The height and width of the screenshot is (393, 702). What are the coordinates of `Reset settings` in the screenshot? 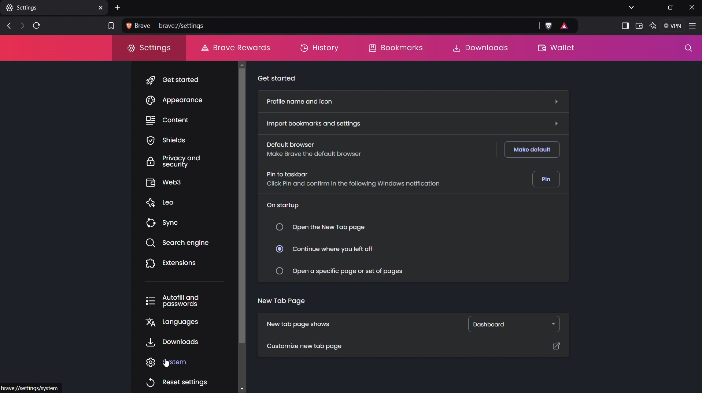 It's located at (175, 380).